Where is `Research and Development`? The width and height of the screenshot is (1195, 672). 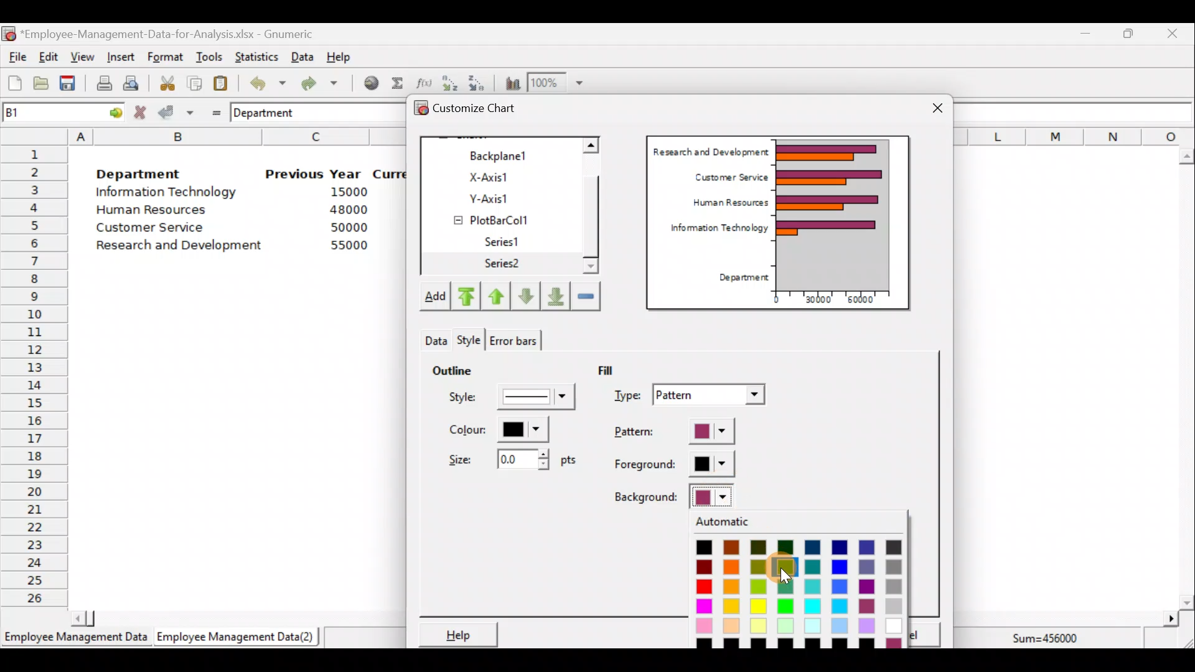 Research and Development is located at coordinates (710, 150).